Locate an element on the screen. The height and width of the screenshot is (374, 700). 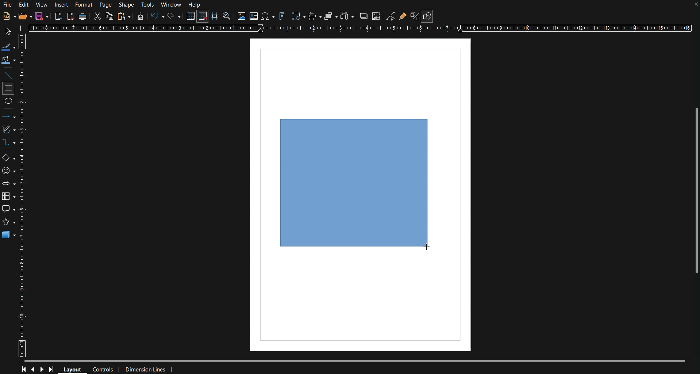
Controls is located at coordinates (104, 370).